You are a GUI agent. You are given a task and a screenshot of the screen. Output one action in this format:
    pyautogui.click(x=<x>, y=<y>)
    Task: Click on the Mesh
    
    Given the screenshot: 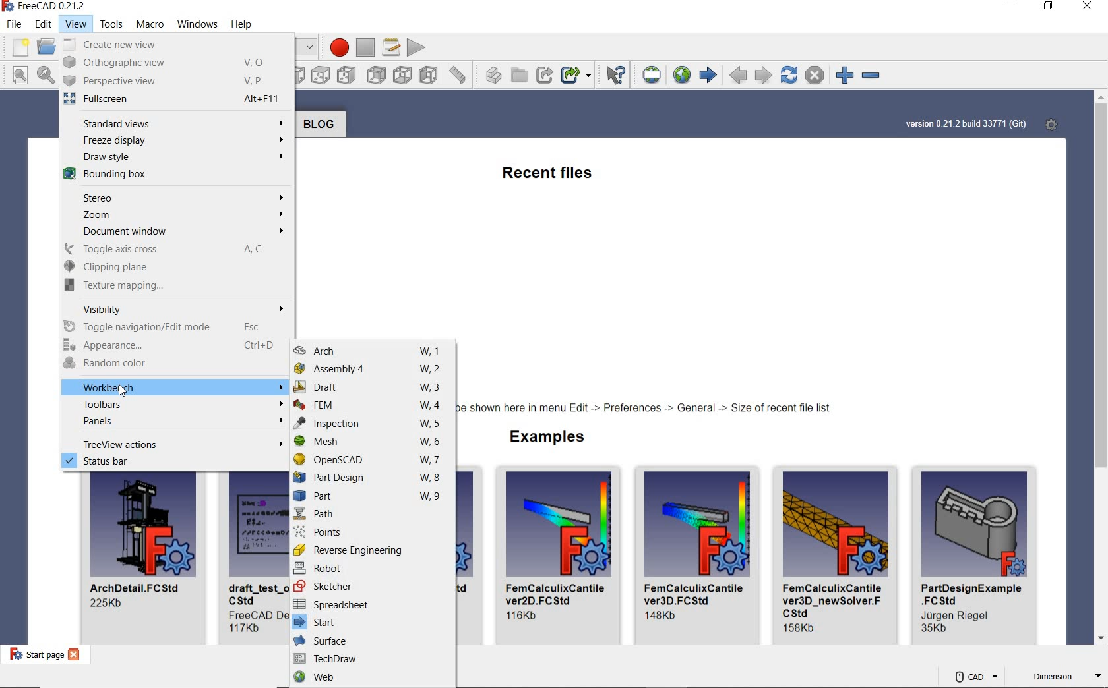 What is the action you would take?
    pyautogui.click(x=369, y=442)
    